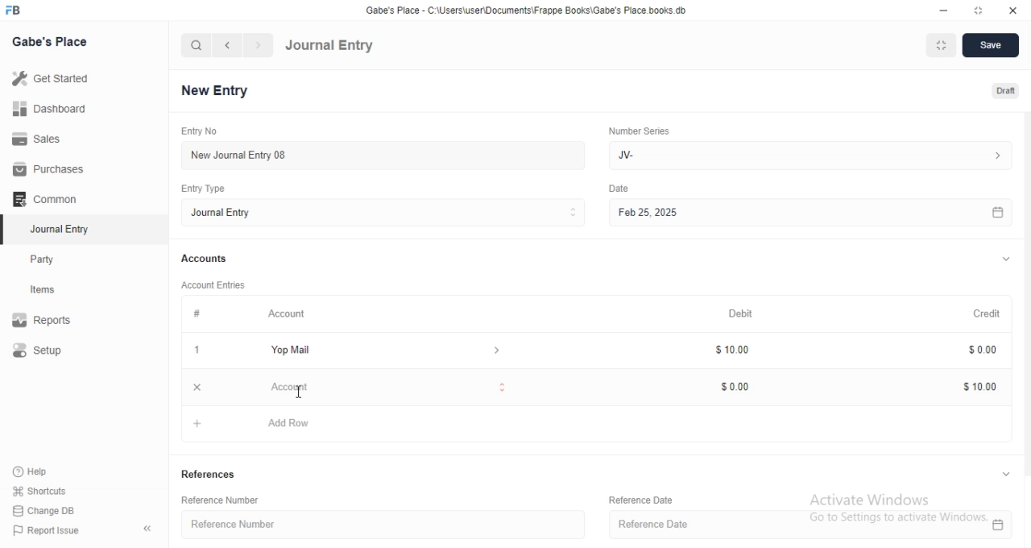 The image size is (1031, 548). I want to click on New Journal Entry 08, so click(379, 155).